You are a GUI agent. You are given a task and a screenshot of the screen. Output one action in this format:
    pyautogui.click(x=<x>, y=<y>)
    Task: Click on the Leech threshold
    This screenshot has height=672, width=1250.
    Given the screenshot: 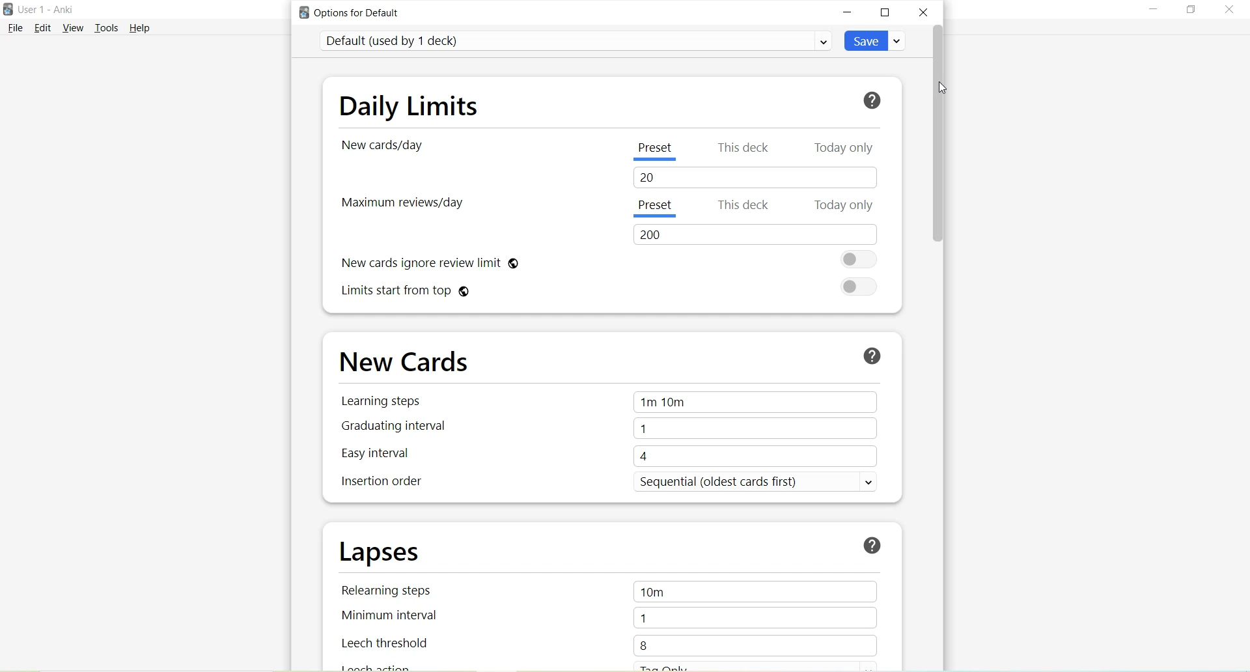 What is the action you would take?
    pyautogui.click(x=389, y=643)
    